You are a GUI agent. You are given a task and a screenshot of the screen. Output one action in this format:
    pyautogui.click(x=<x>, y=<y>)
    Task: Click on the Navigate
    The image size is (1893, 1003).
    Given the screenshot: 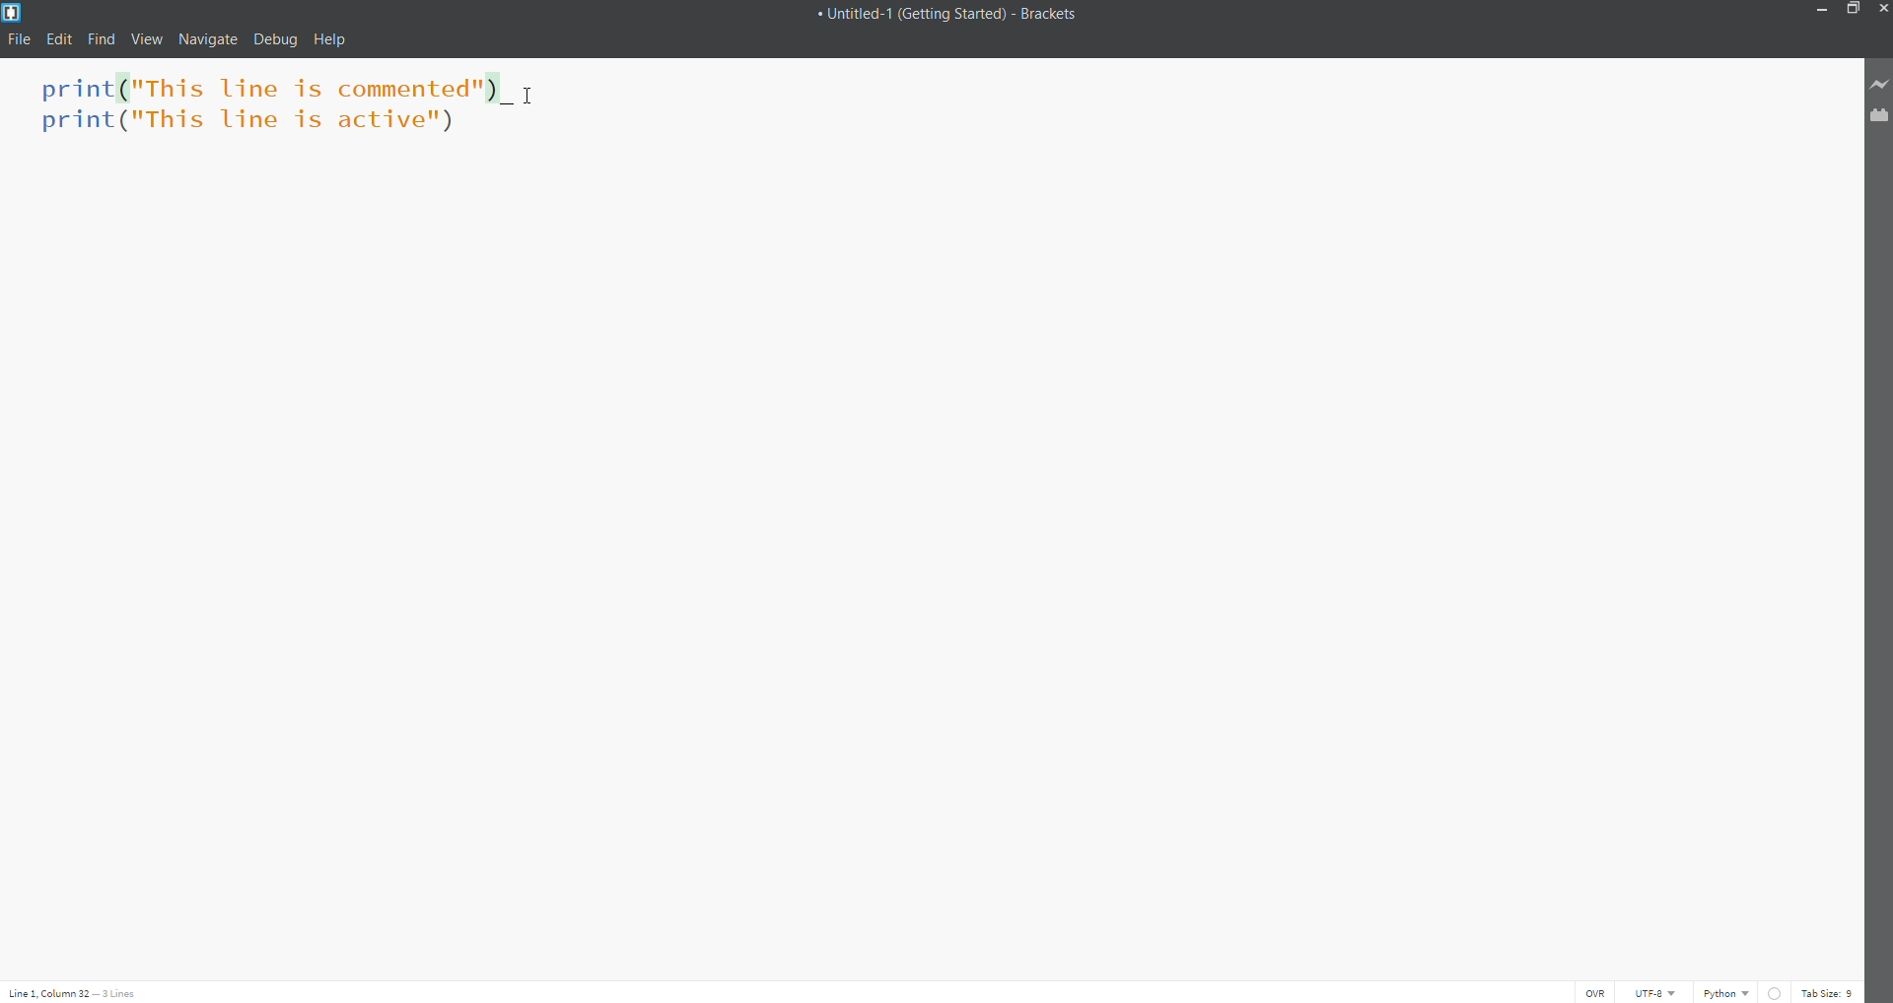 What is the action you would take?
    pyautogui.click(x=206, y=40)
    